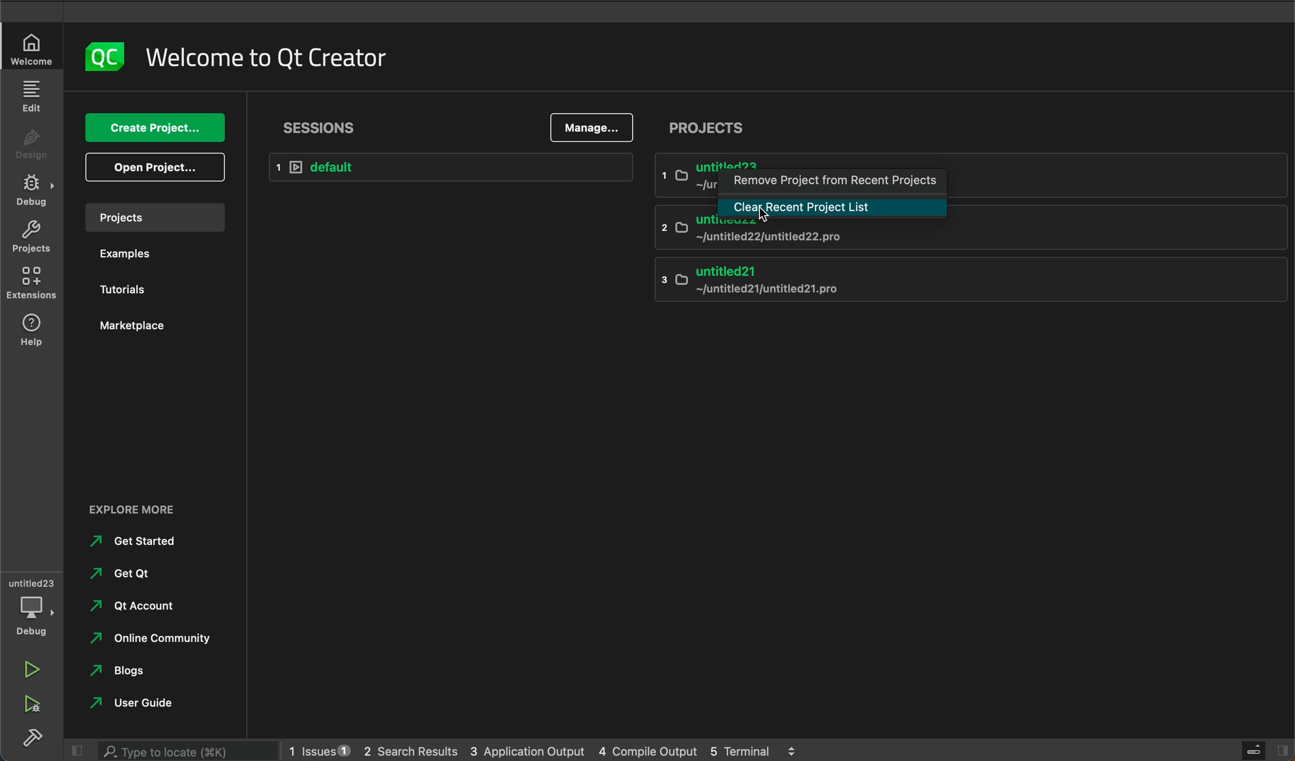 The height and width of the screenshot is (761, 1295). I want to click on build, so click(31, 736).